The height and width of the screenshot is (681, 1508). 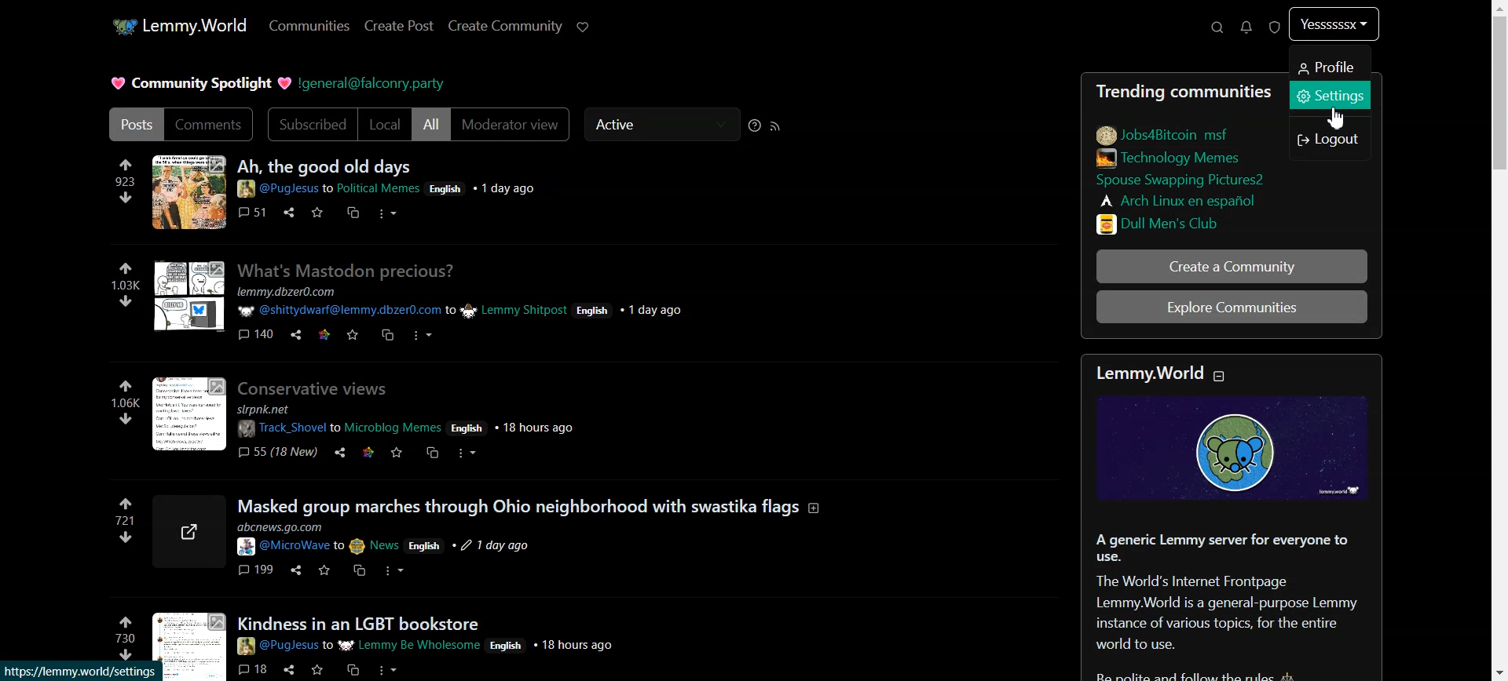 What do you see at coordinates (128, 164) in the screenshot?
I see `upvote` at bounding box center [128, 164].